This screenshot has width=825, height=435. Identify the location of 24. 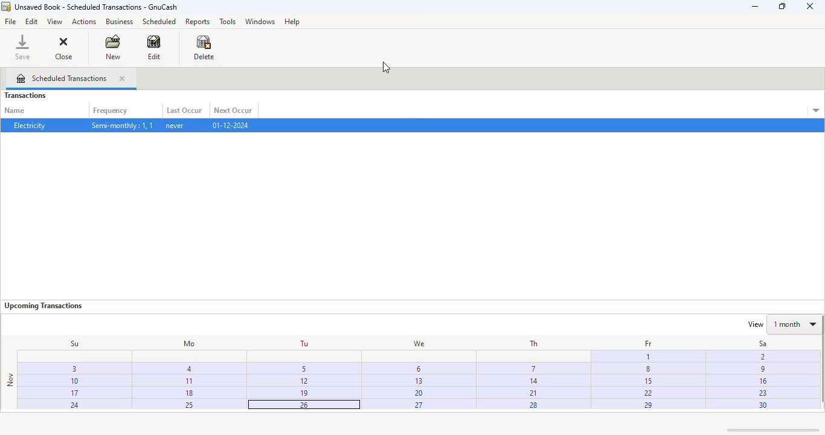
(62, 405).